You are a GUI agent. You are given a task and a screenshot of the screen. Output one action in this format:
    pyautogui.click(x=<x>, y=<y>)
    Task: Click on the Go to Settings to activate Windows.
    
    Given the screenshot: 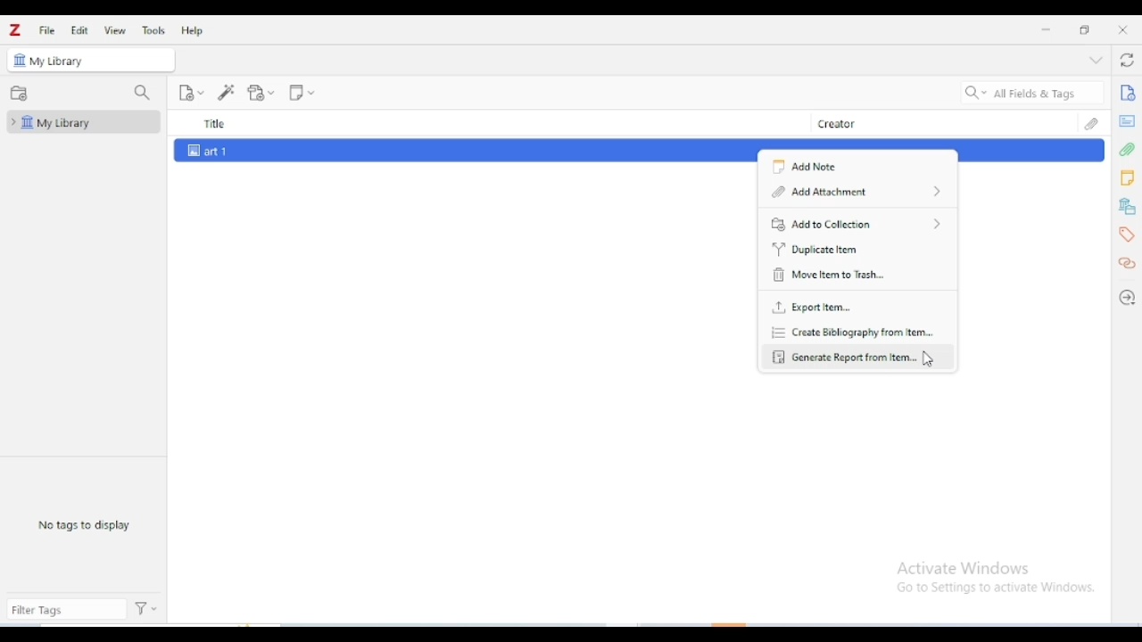 What is the action you would take?
    pyautogui.click(x=998, y=588)
    